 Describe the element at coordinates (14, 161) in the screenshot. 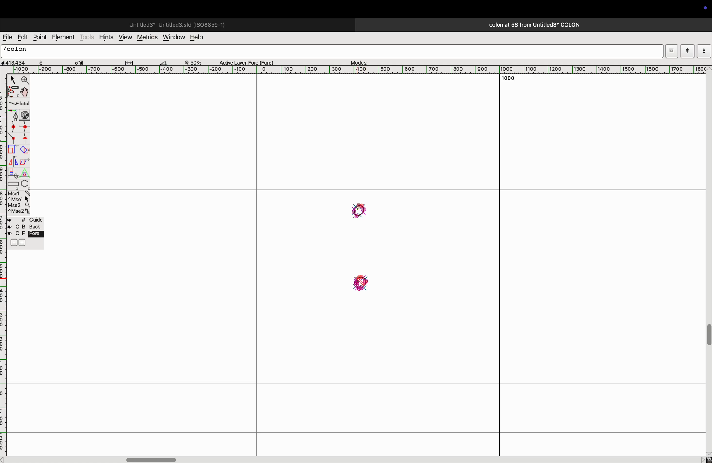

I see `mirror` at that location.